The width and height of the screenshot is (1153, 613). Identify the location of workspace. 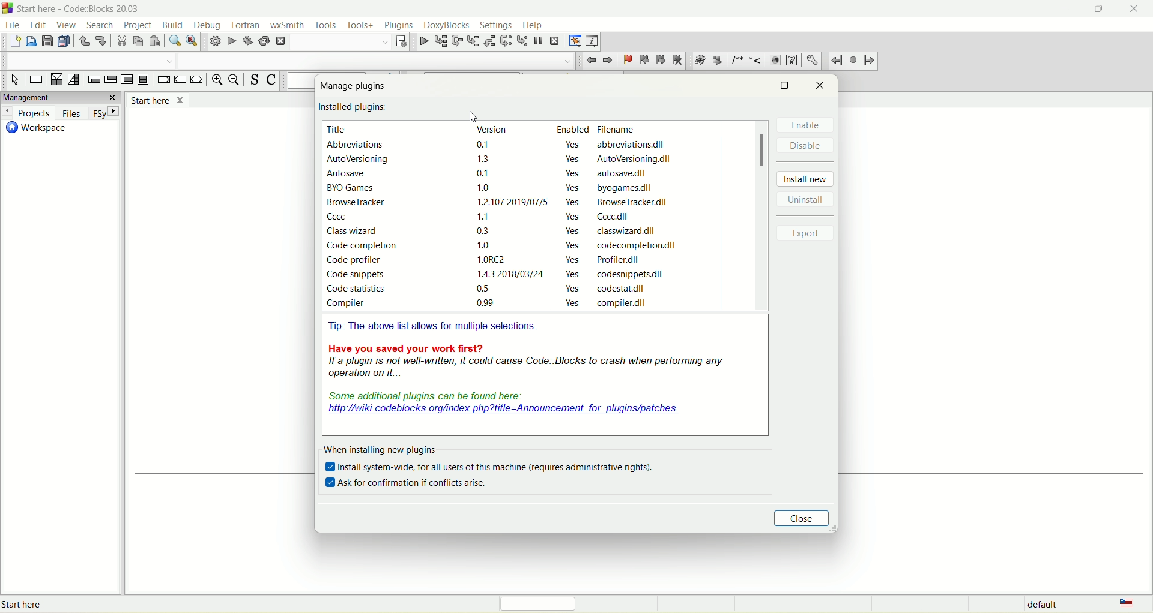
(35, 128).